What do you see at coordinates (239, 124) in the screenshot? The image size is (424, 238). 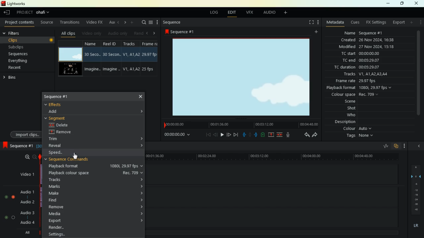 I see `time` at bounding box center [239, 124].